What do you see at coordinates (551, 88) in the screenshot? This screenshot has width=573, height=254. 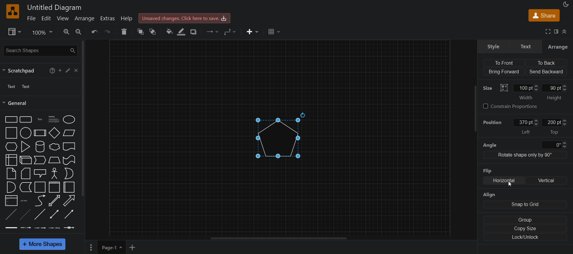 I see `Manually input height` at bounding box center [551, 88].